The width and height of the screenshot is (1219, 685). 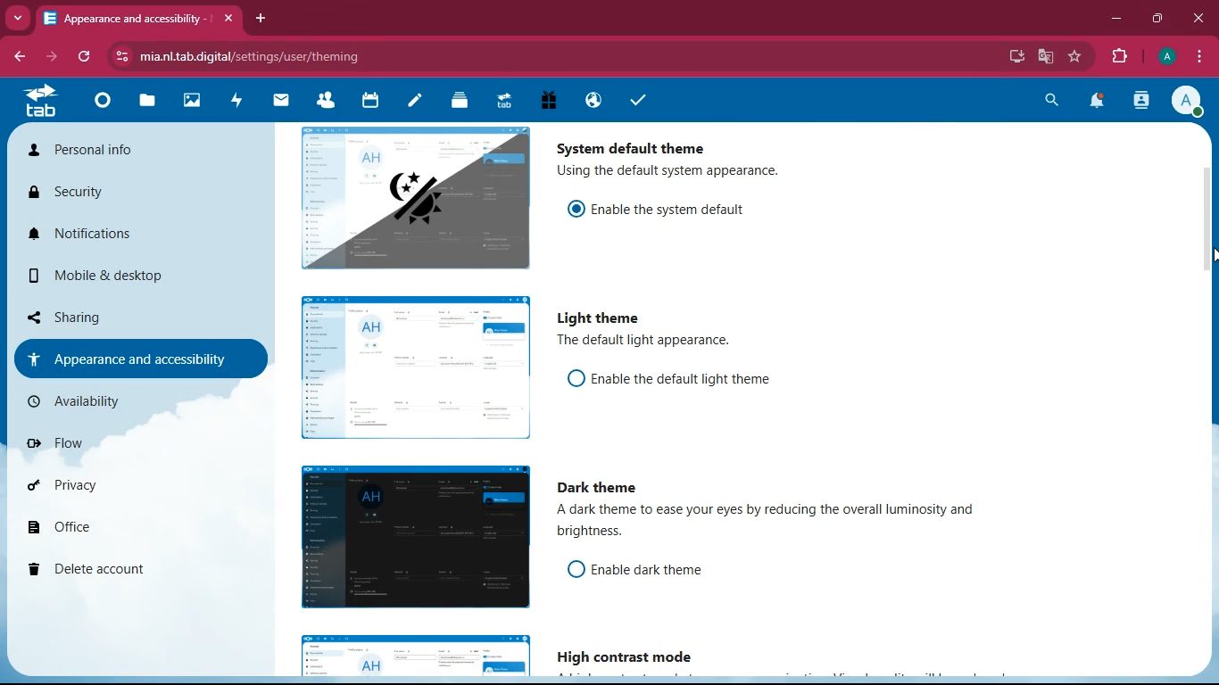 I want to click on off, so click(x=576, y=569).